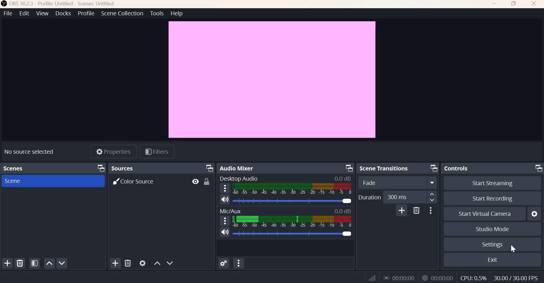 The height and width of the screenshot is (283, 544). Describe the element at coordinates (416, 211) in the screenshot. I see `Delete Transition` at that location.